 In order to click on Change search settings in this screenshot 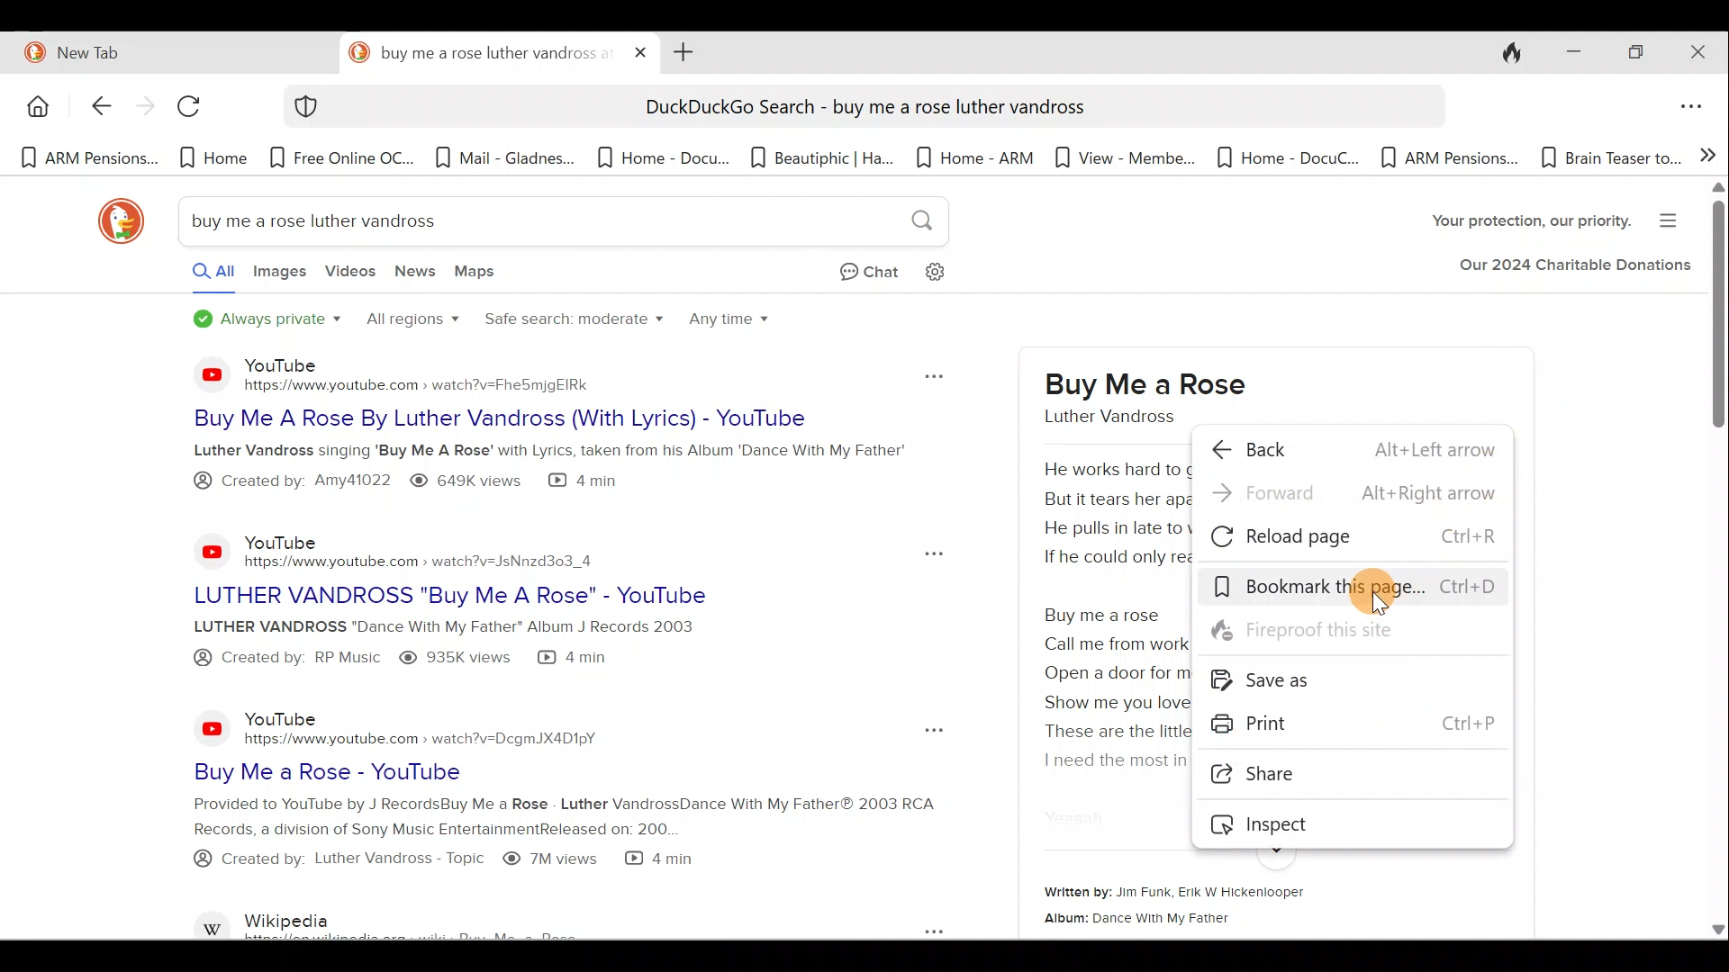, I will do `click(950, 270)`.